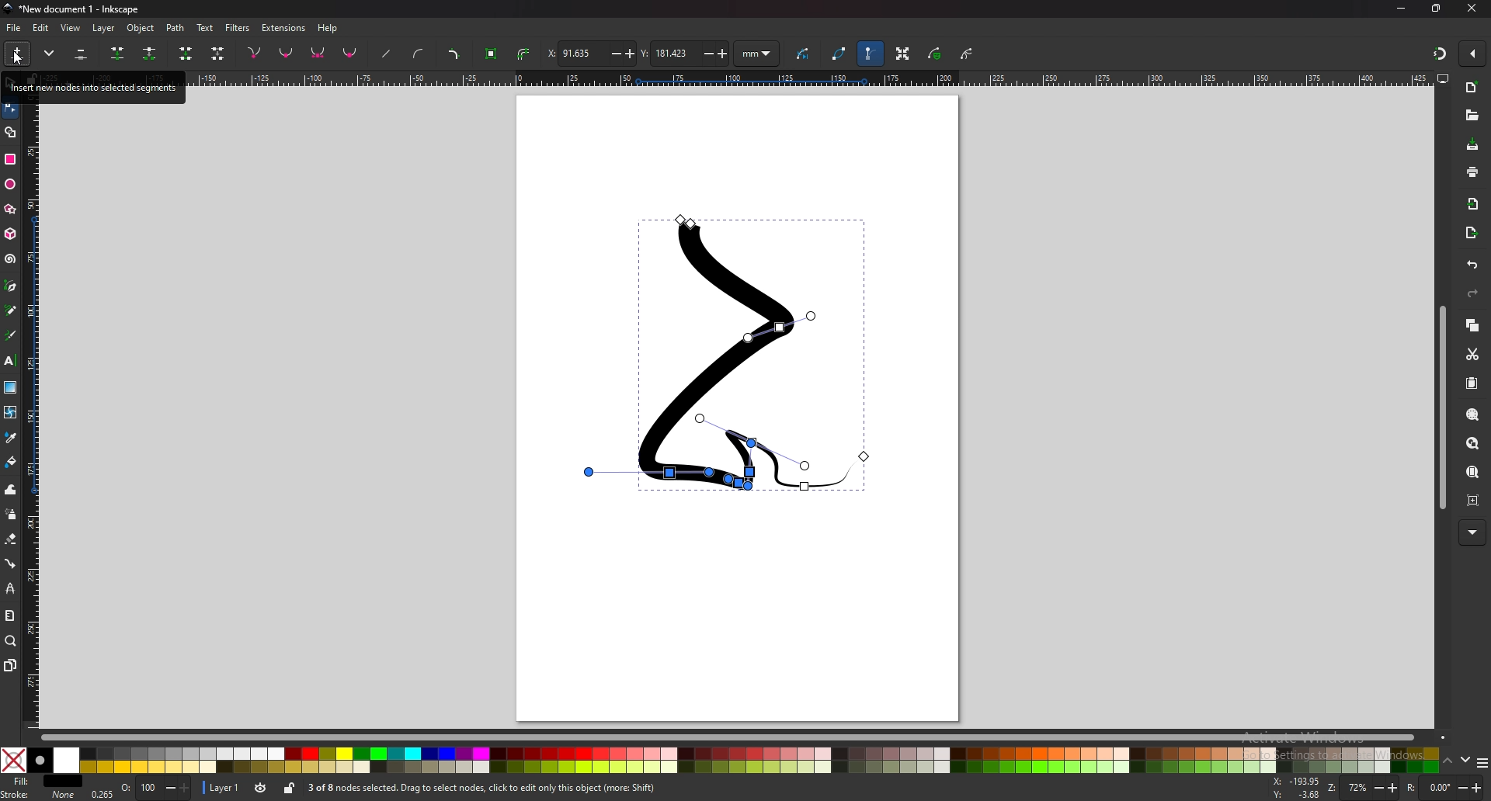 Image resolution: width=1491 pixels, height=801 pixels. Describe the element at coordinates (16, 28) in the screenshot. I see `file` at that location.